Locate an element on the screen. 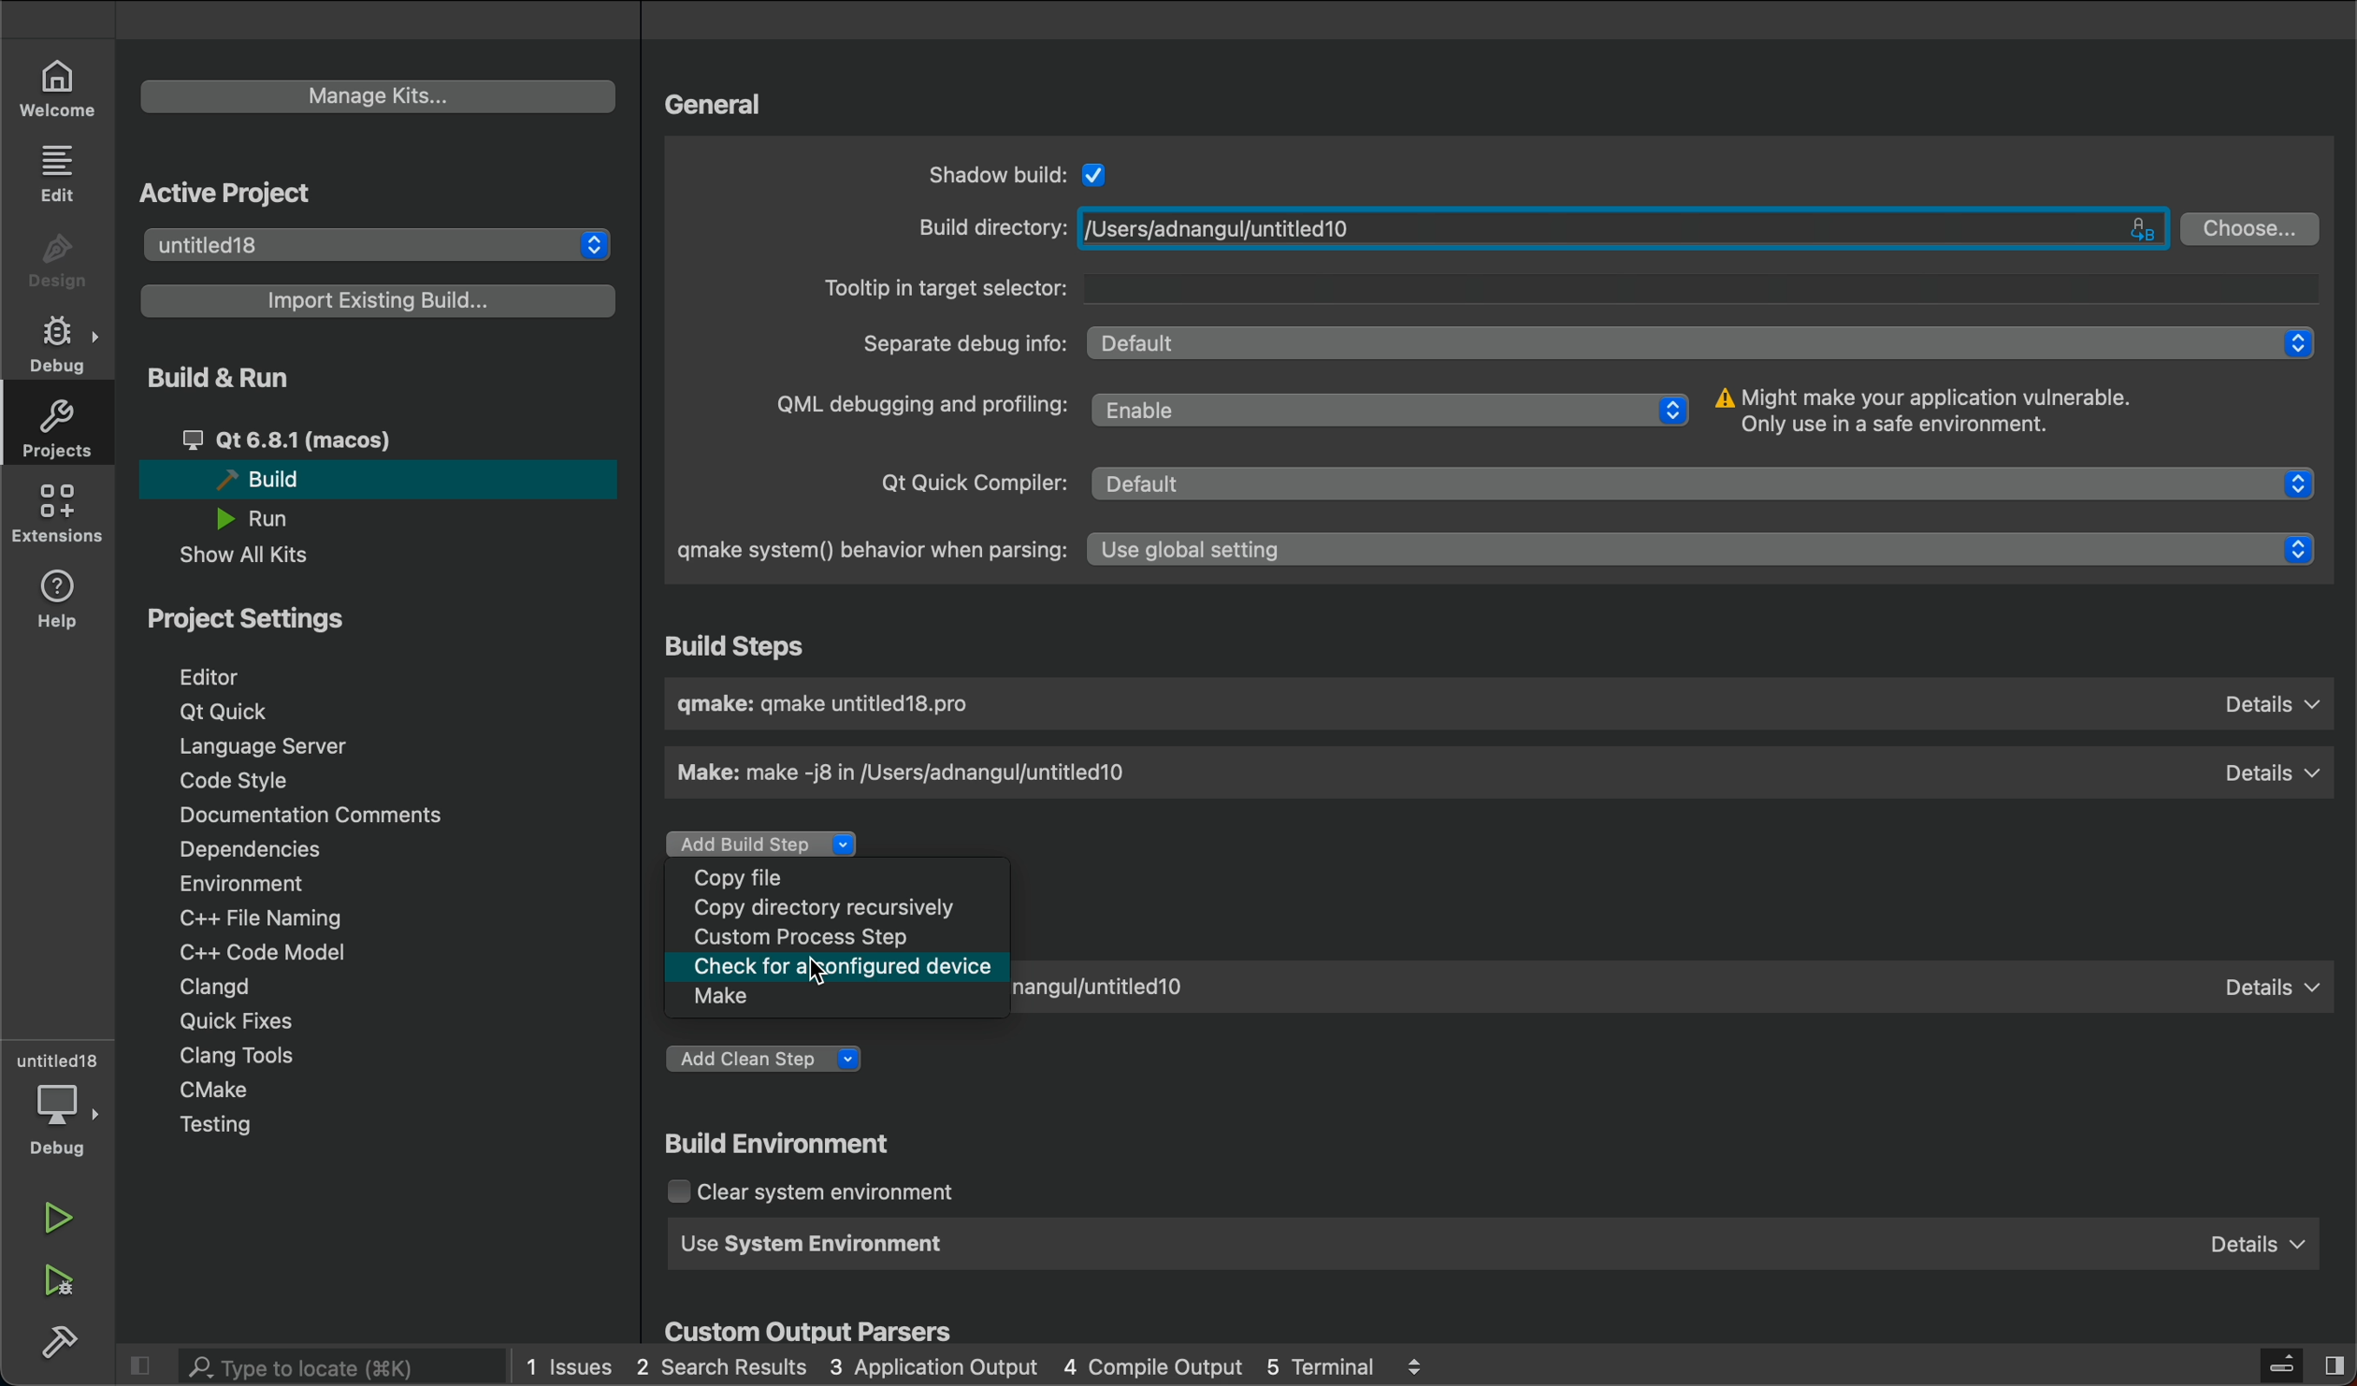 The width and height of the screenshot is (2357, 1386). 5 Terminal is located at coordinates (1323, 1367).